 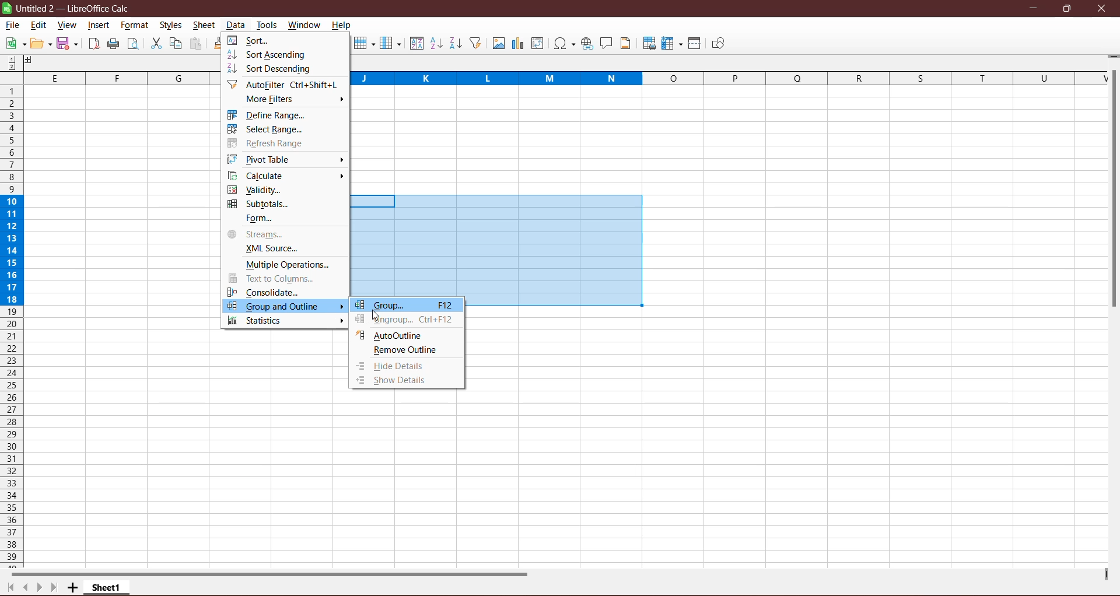 I want to click on Columns, so click(x=390, y=43).